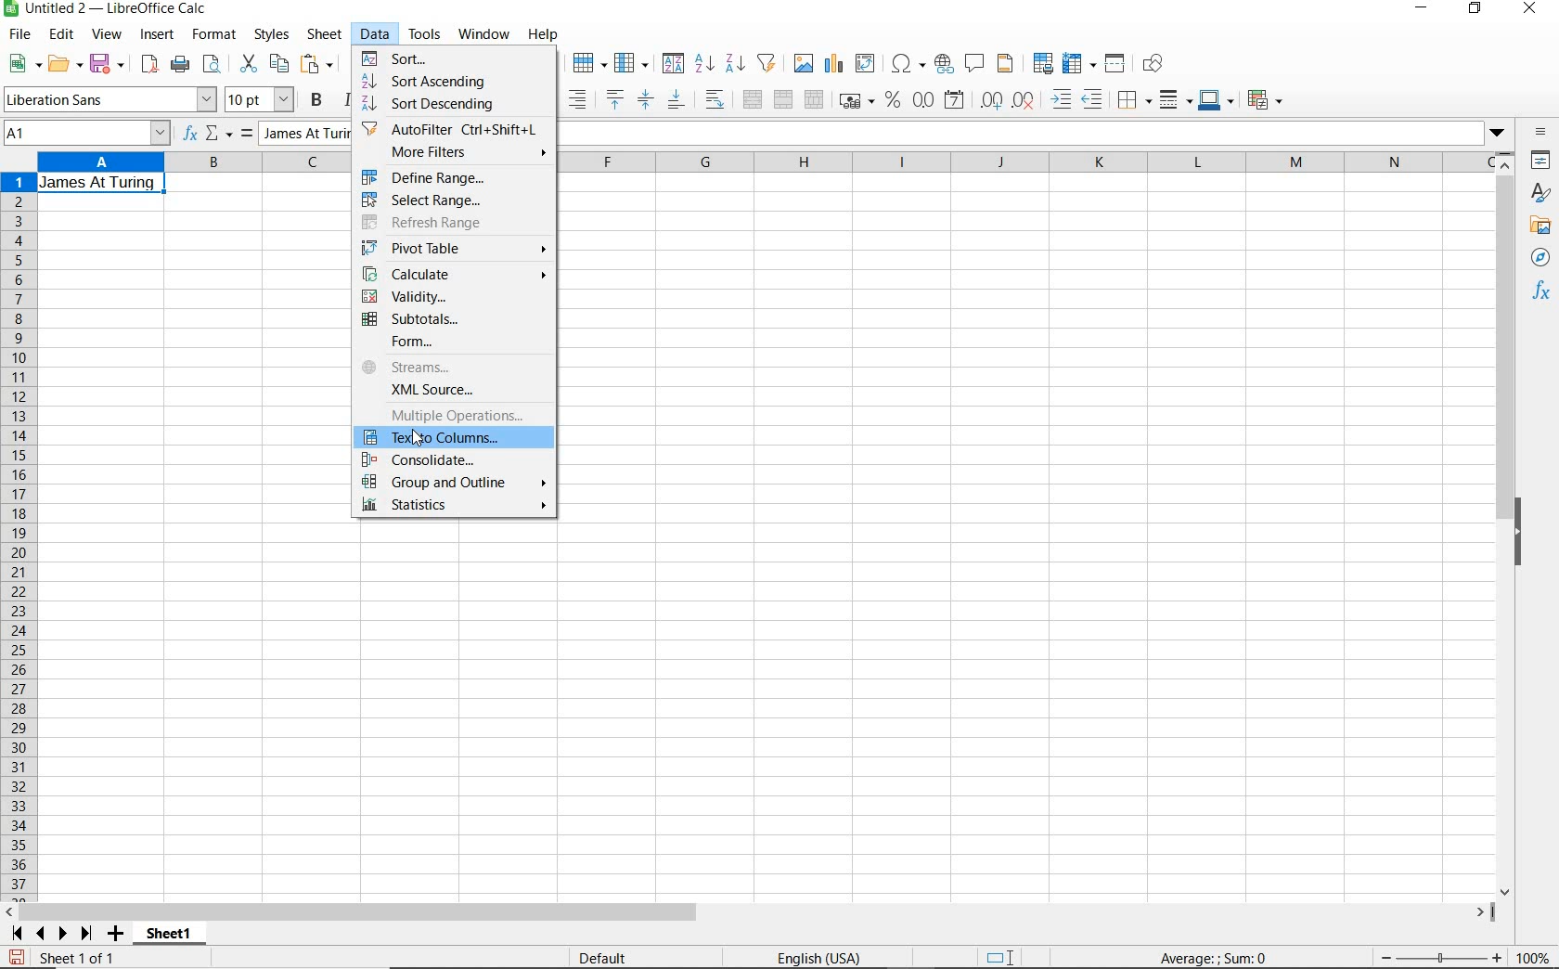 The image size is (1559, 969). What do you see at coordinates (63, 35) in the screenshot?
I see `edit` at bounding box center [63, 35].